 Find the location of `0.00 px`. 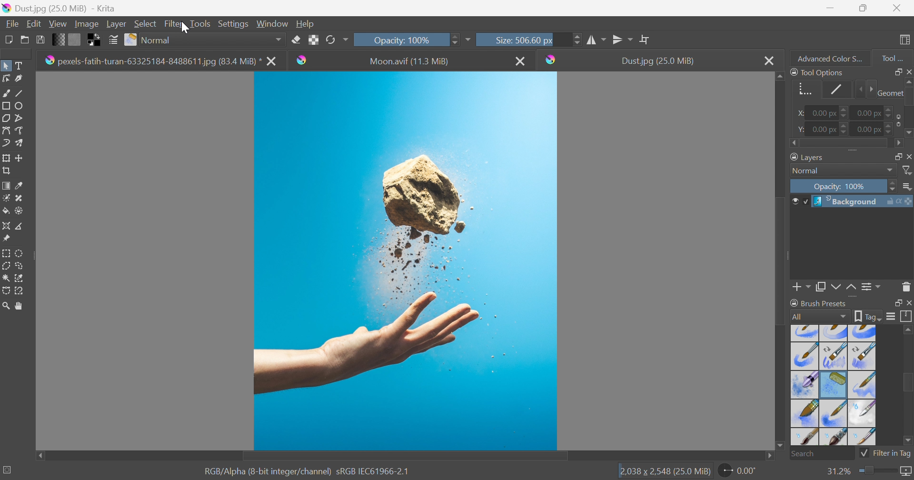

0.00 px is located at coordinates (870, 112).